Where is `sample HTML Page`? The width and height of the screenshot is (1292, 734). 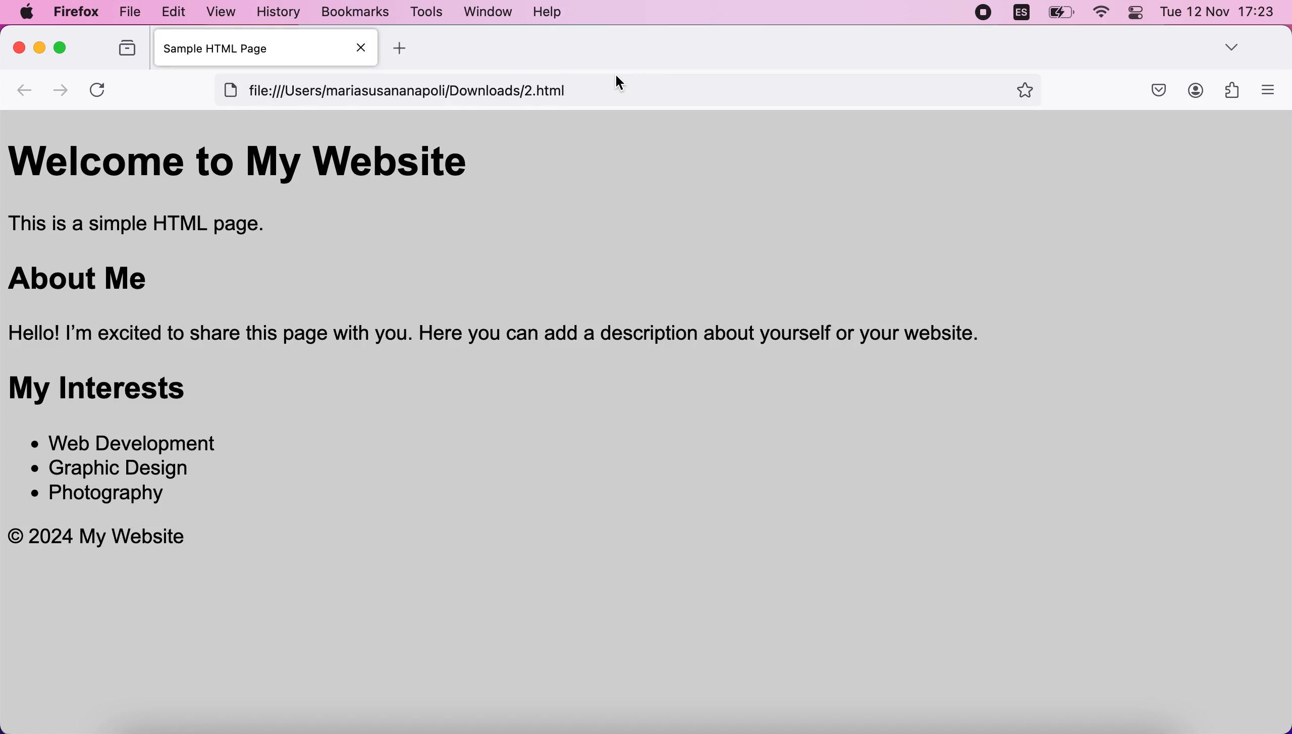
sample HTML Page is located at coordinates (267, 49).